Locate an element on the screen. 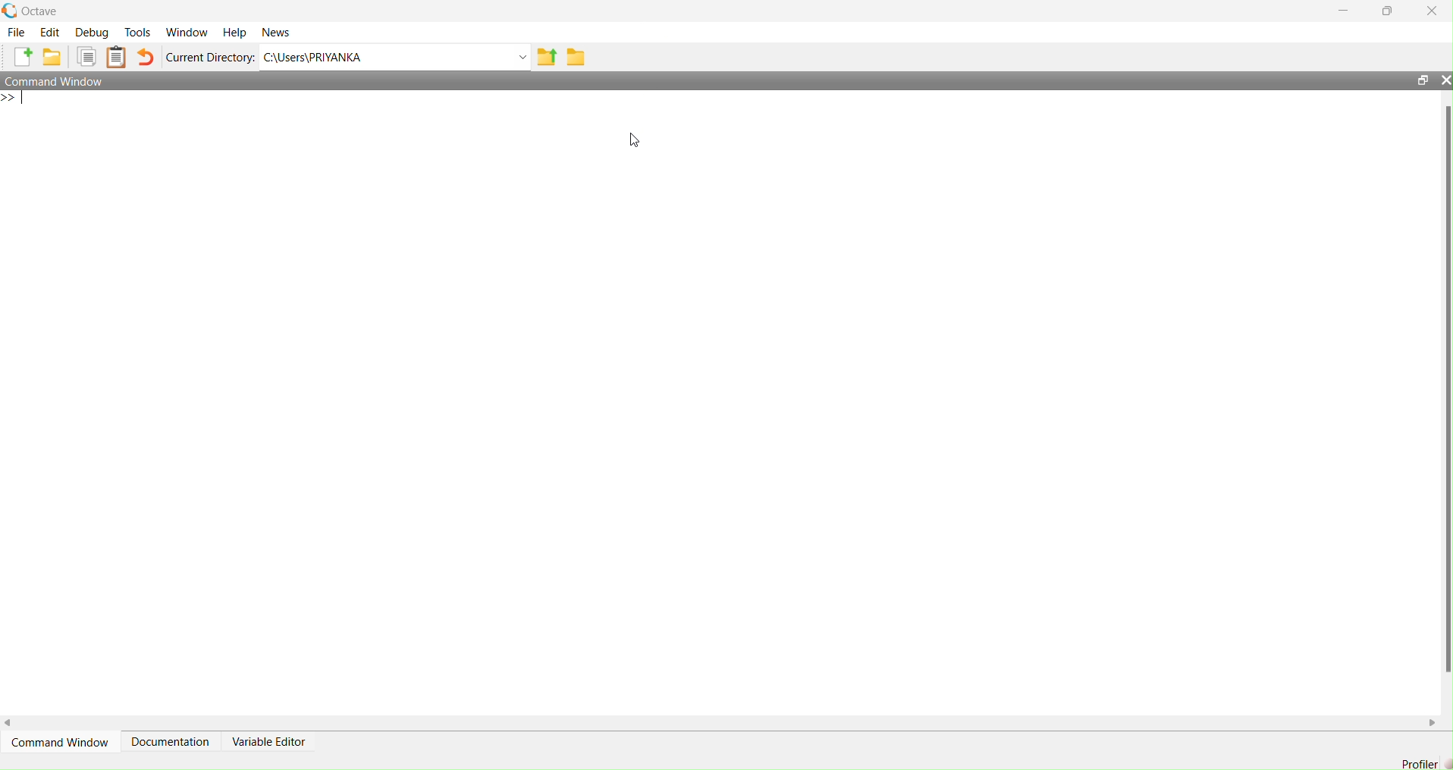 The width and height of the screenshot is (1453, 770). Debug is located at coordinates (92, 31).